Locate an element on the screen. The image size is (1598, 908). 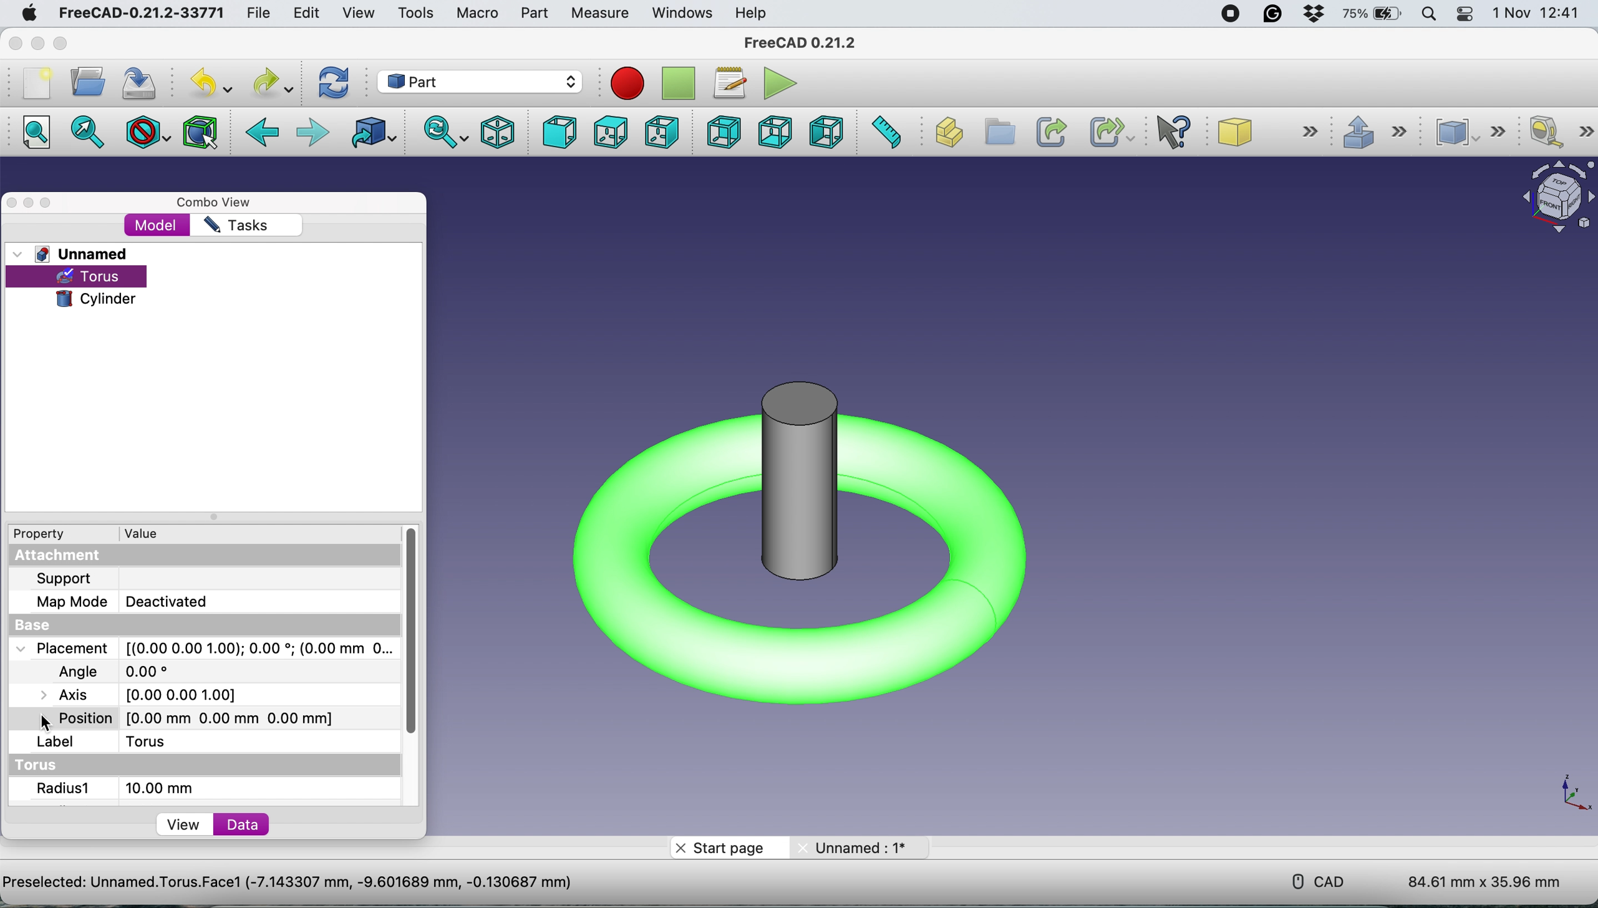
redo is located at coordinates (270, 81).